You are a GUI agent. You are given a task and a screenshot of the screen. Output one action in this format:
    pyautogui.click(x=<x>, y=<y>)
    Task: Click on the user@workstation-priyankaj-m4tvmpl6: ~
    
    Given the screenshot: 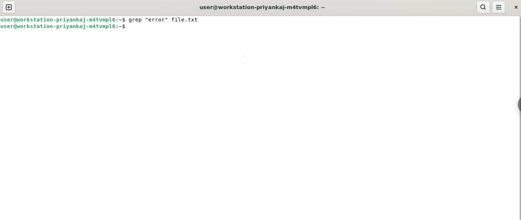 What is the action you would take?
    pyautogui.click(x=264, y=7)
    